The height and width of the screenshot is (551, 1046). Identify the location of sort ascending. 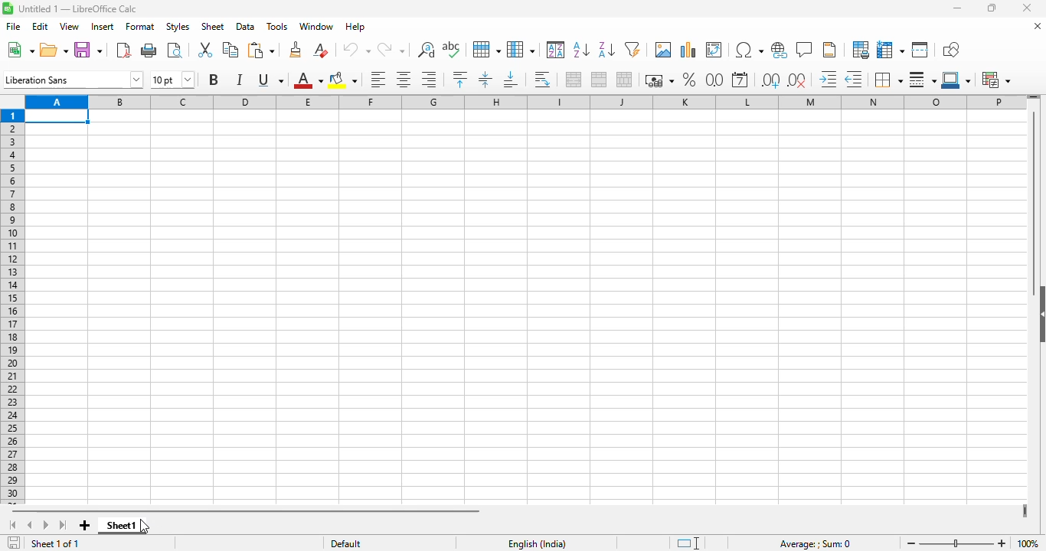
(581, 49).